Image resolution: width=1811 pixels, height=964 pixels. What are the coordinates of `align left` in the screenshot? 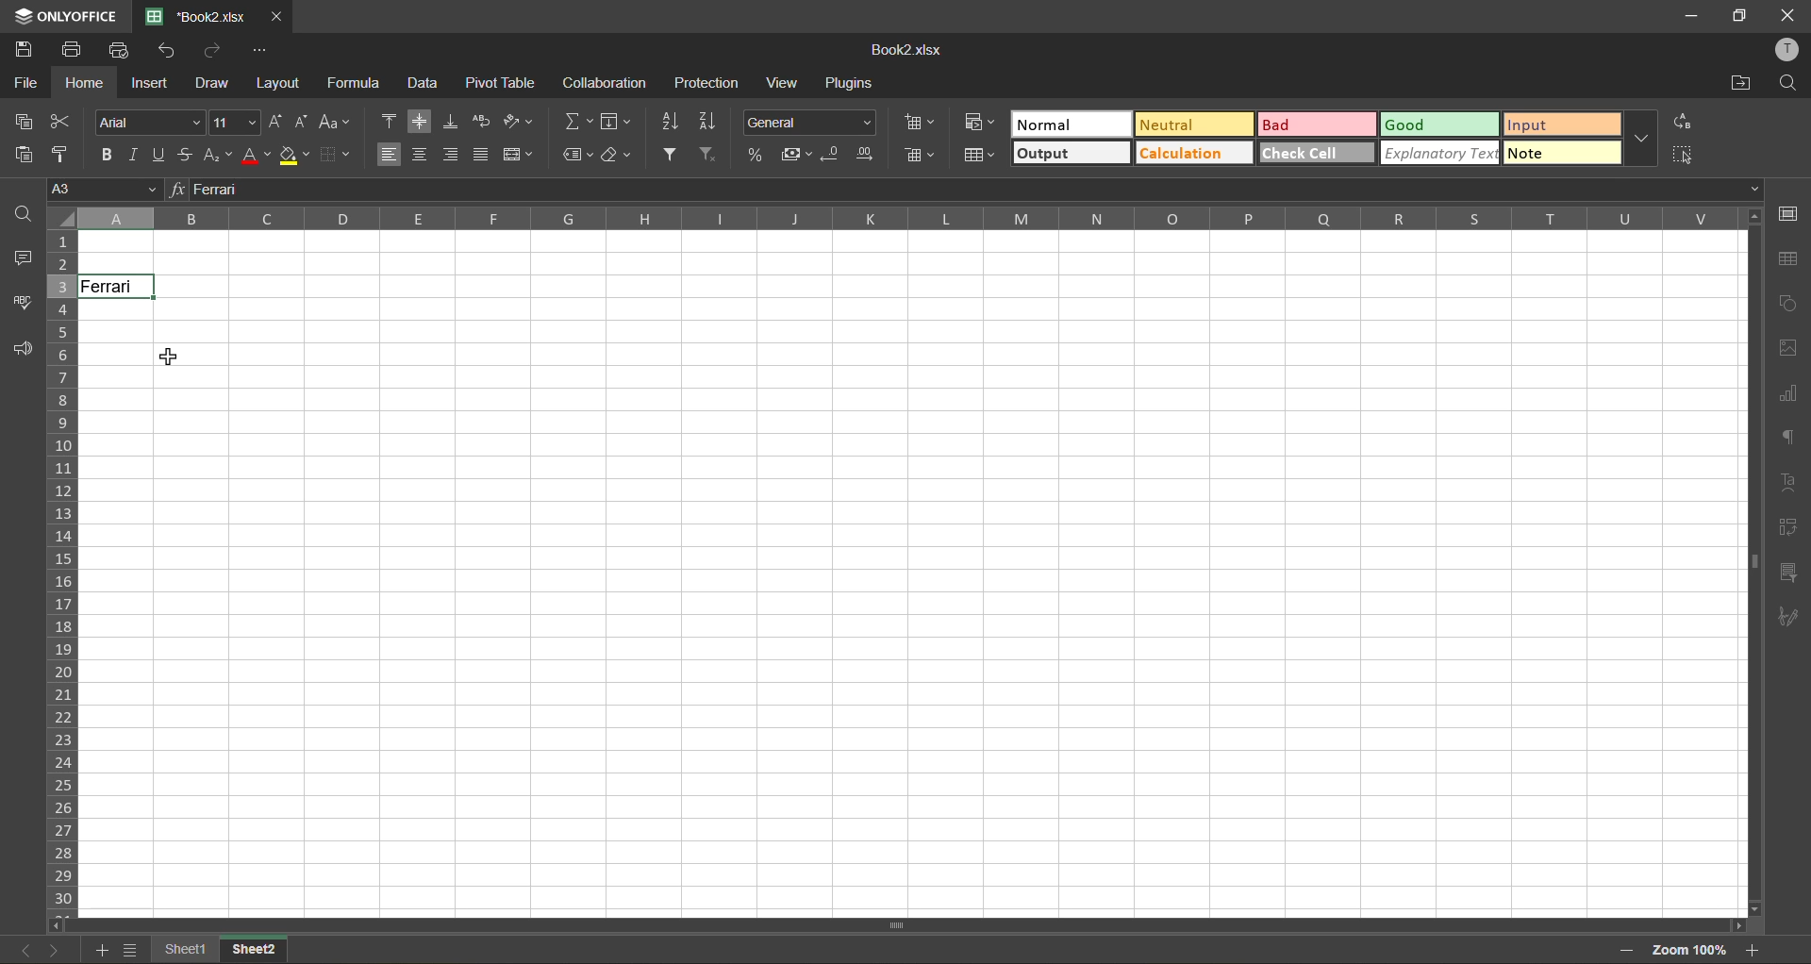 It's located at (390, 153).